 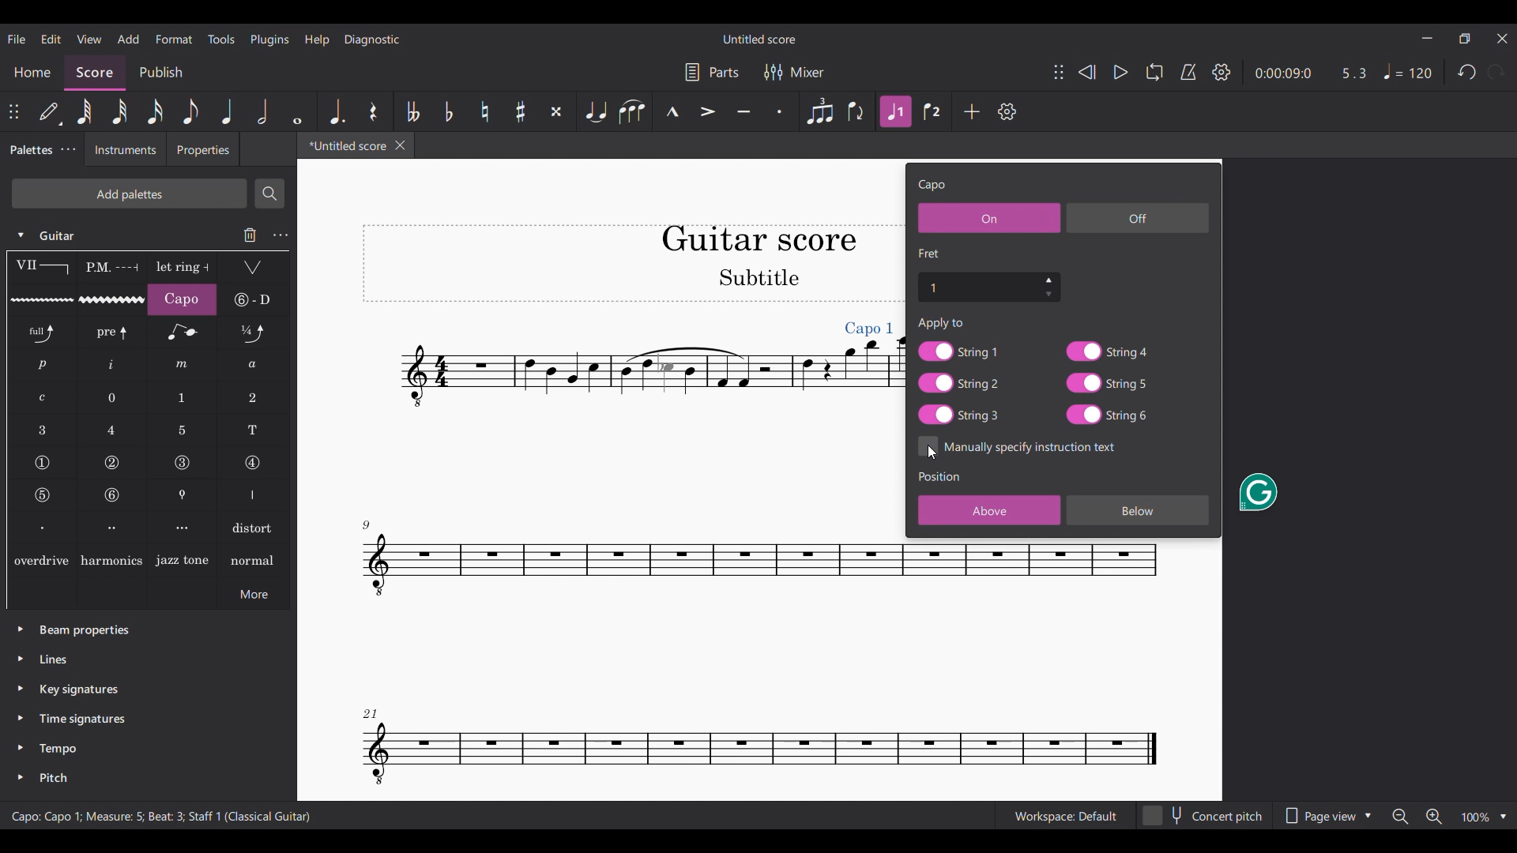 I want to click on Settings, so click(x=1222, y=72).